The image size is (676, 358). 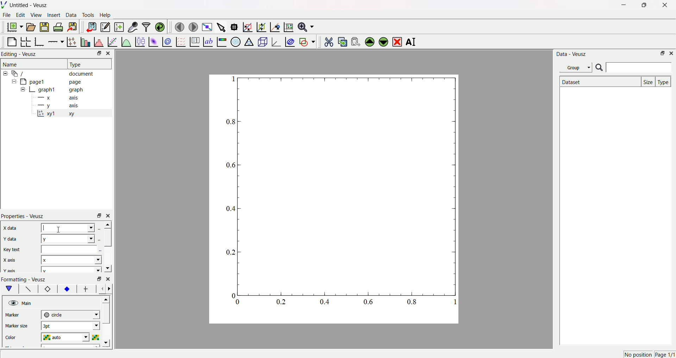 I want to click on page 1/1, so click(x=665, y=355).